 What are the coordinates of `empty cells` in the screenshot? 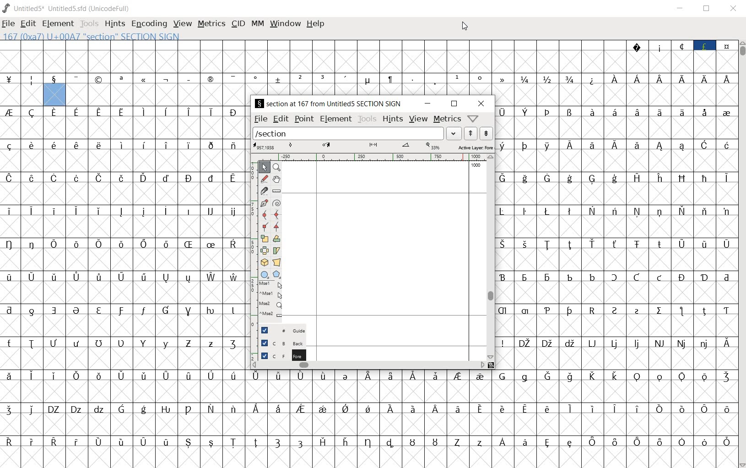 It's located at (124, 292).